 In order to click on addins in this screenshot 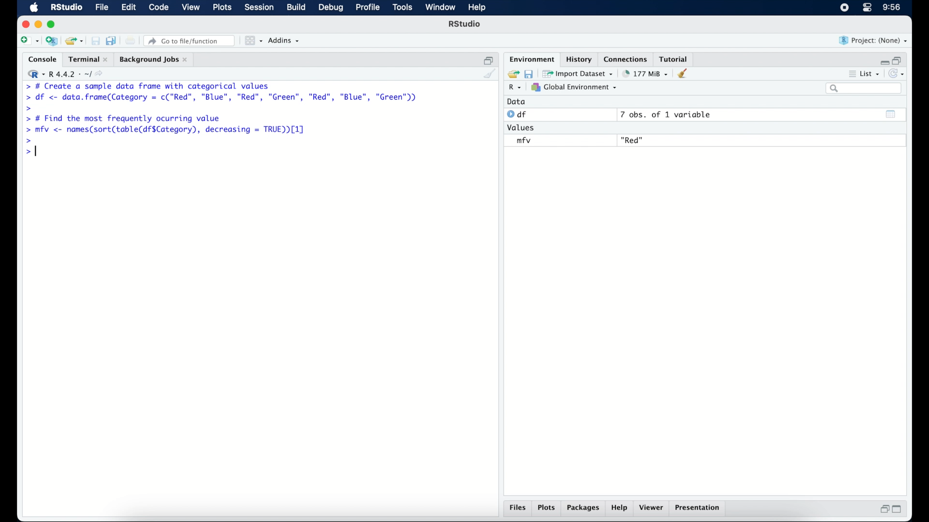, I will do `click(285, 41)`.